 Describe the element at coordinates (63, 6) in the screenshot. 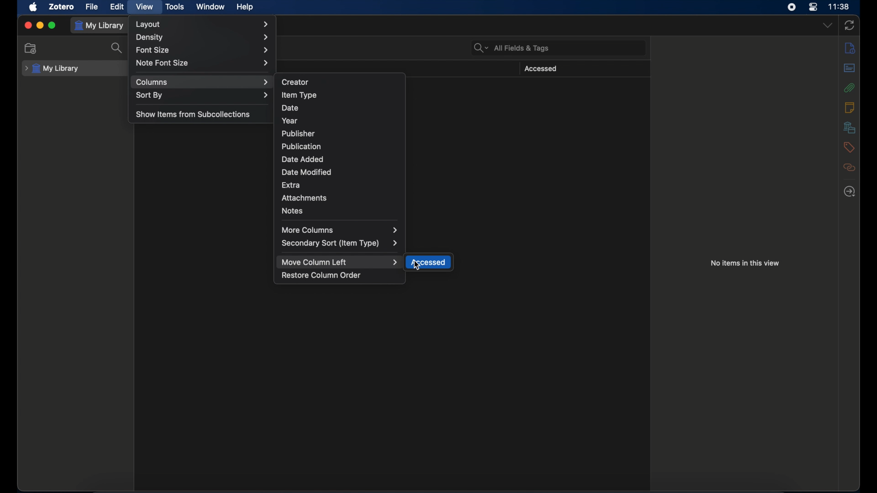

I see `zotero` at that location.